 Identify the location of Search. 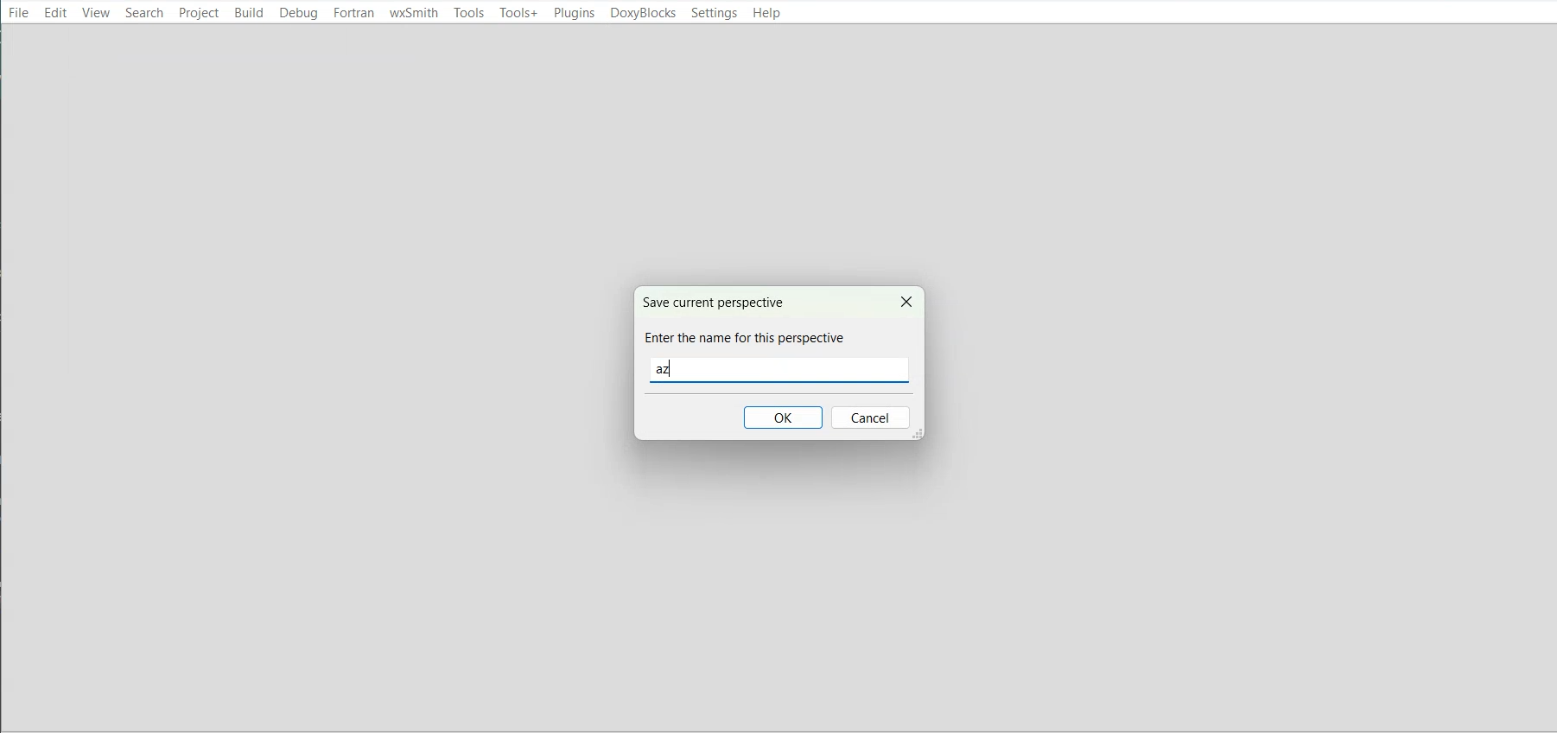
(144, 12).